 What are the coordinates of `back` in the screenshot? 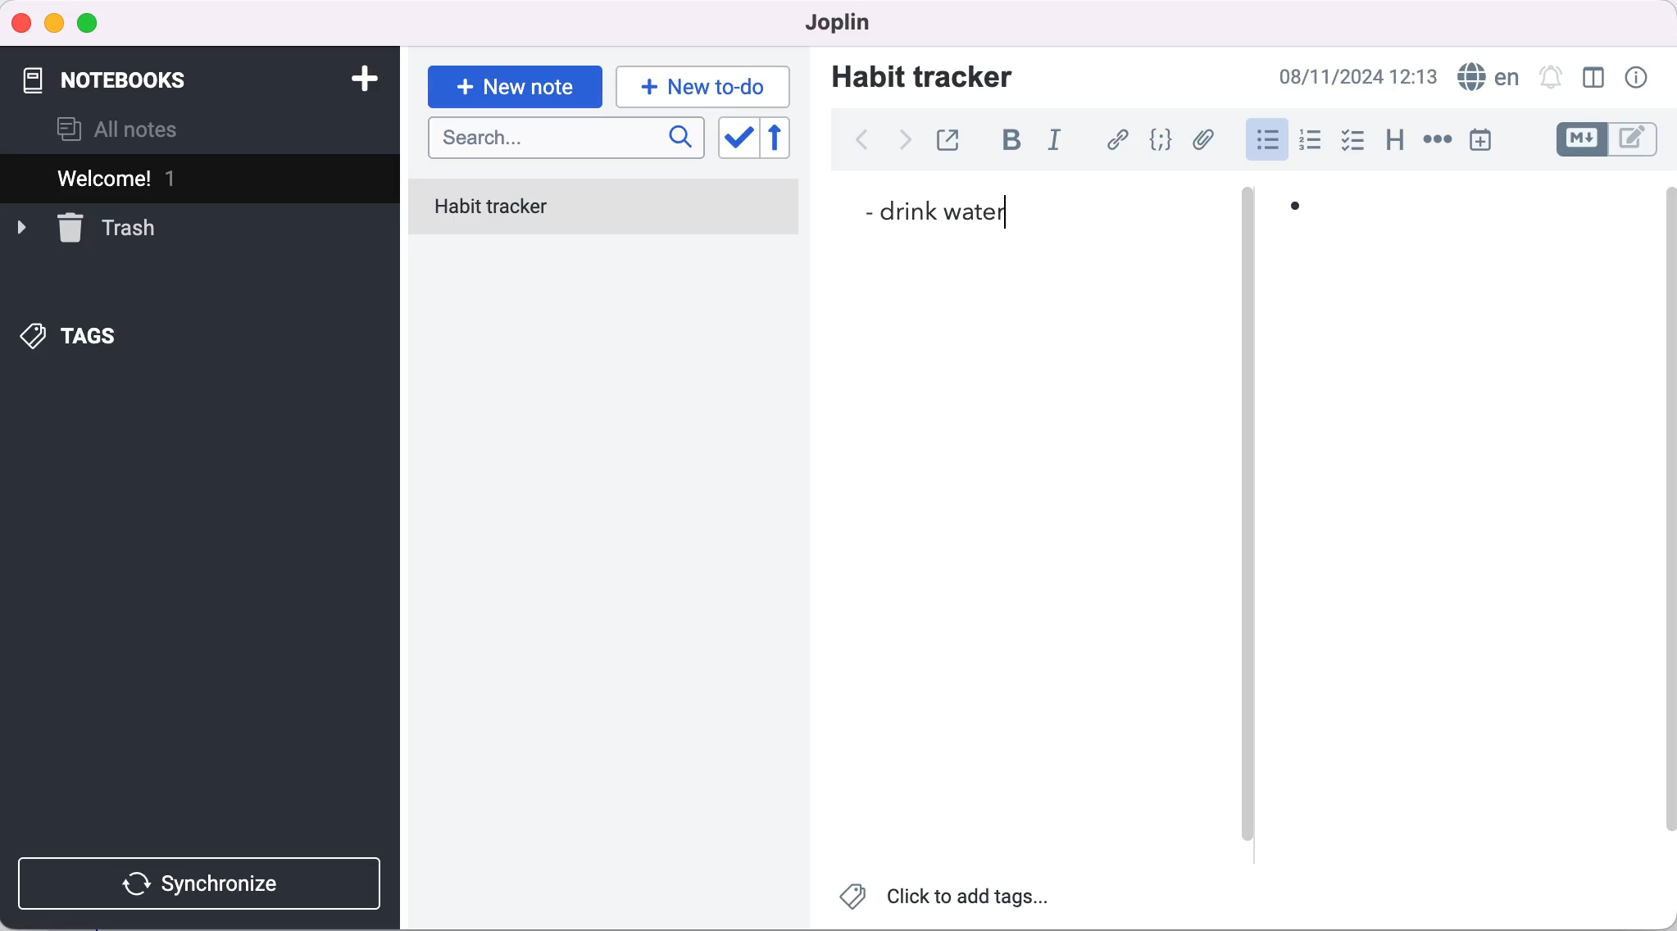 It's located at (861, 140).